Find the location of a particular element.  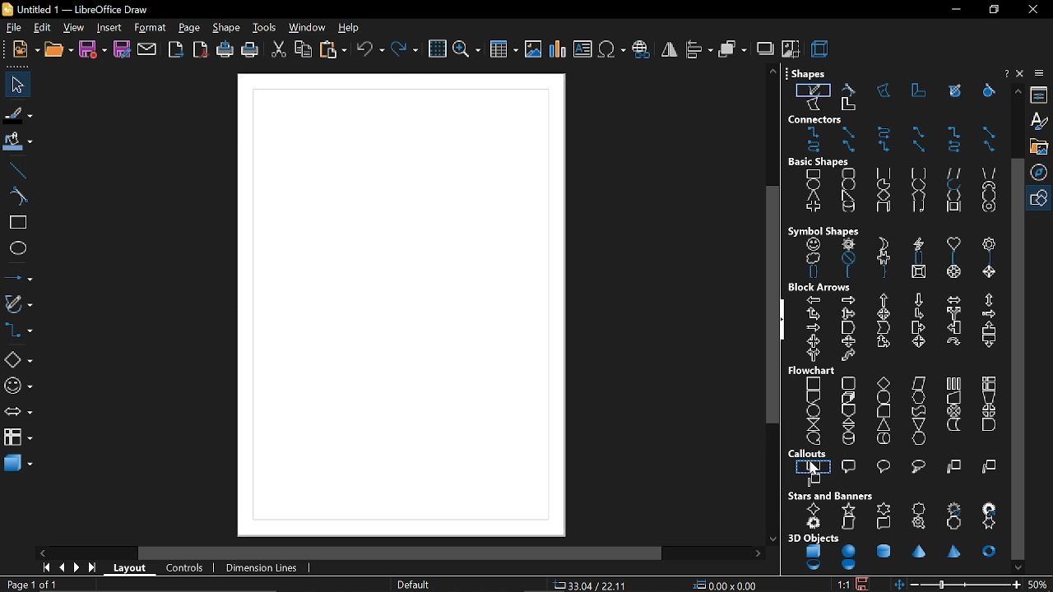

double bracket is located at coordinates (917, 260).